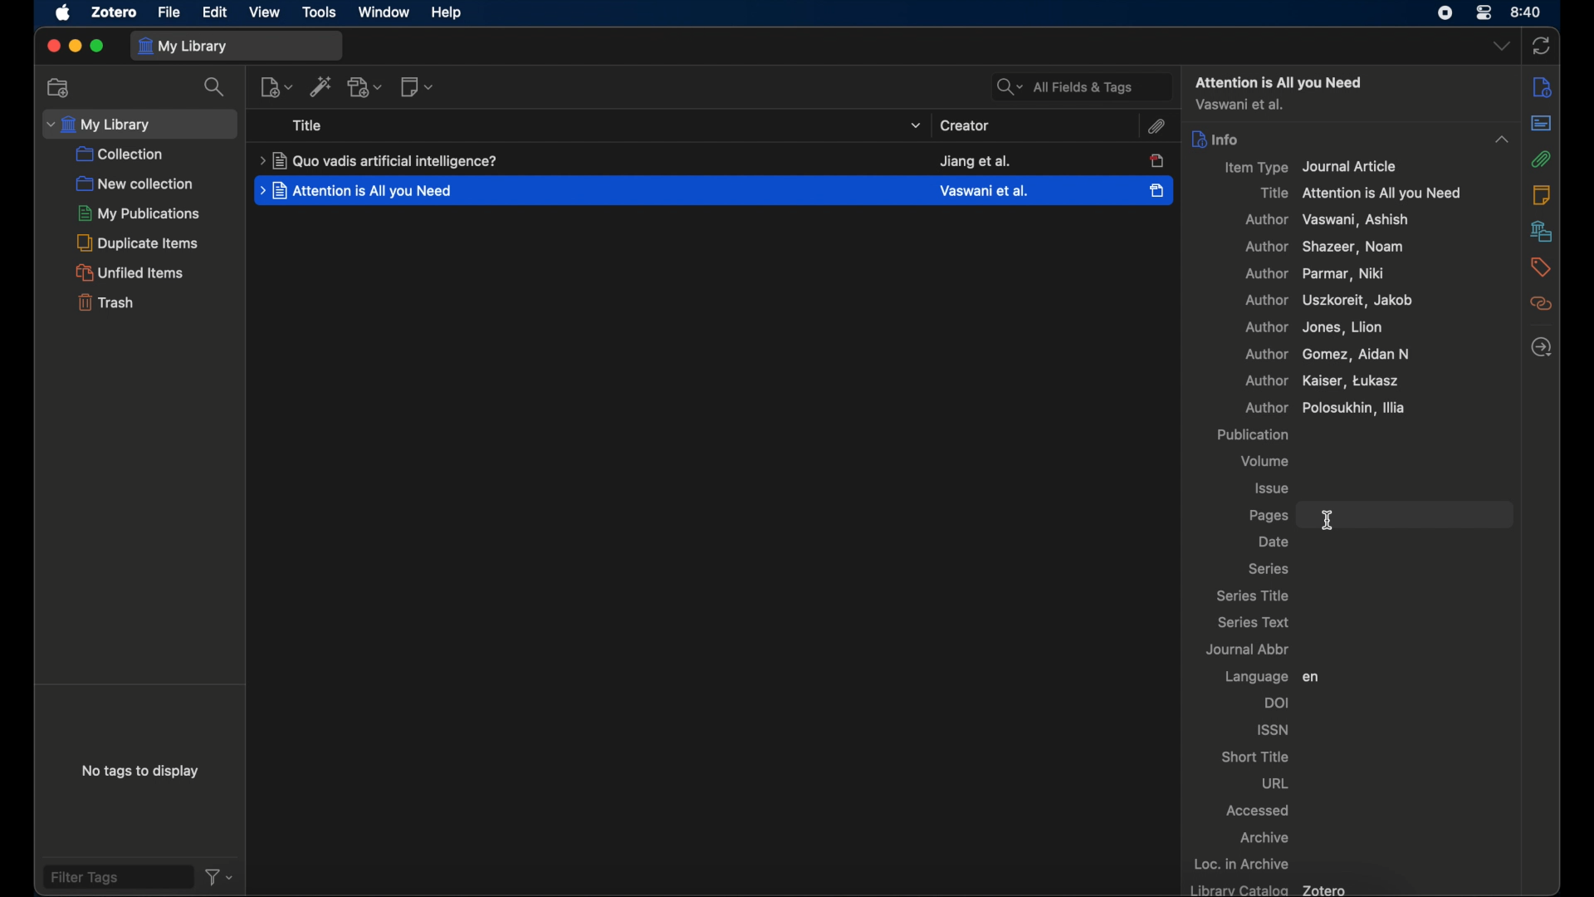 This screenshot has height=897, width=1594. Describe the element at coordinates (1486, 13) in the screenshot. I see `control center` at that location.